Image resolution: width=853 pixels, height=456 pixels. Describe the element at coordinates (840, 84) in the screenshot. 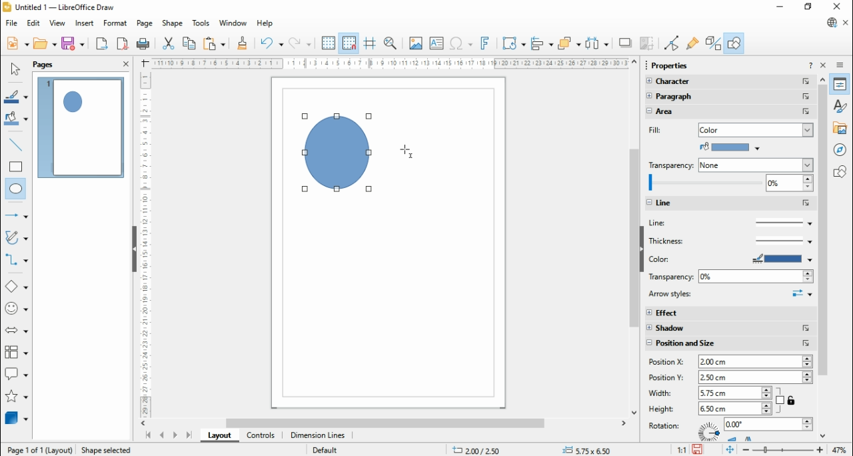

I see `properties` at that location.